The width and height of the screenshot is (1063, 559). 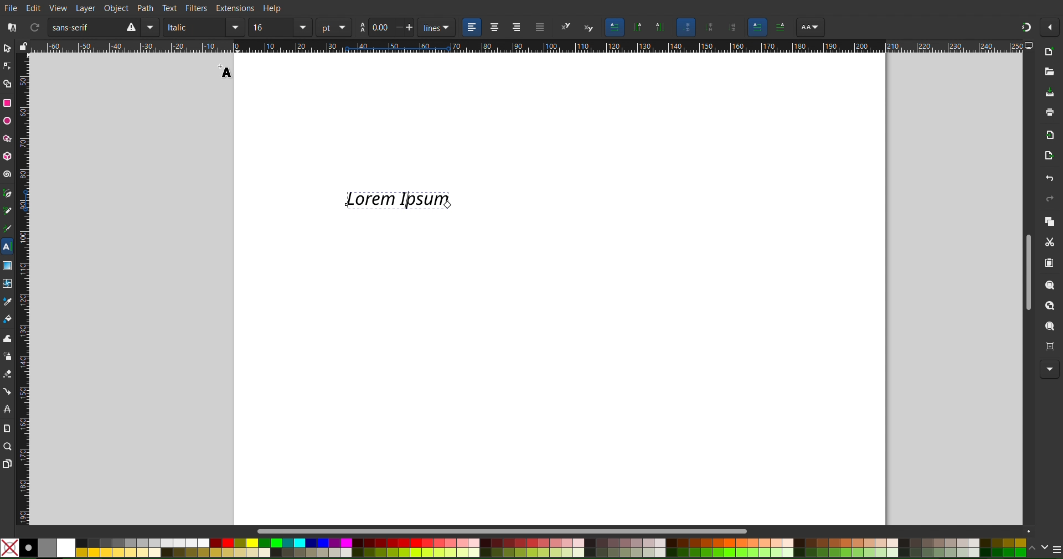 I want to click on Color Options, so click(x=1047, y=548).